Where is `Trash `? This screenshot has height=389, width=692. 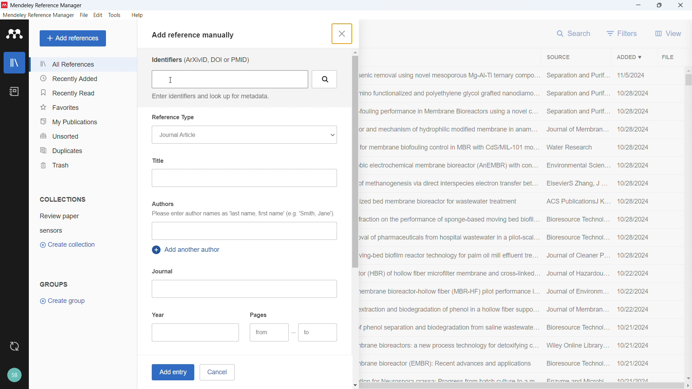 Trash  is located at coordinates (82, 165).